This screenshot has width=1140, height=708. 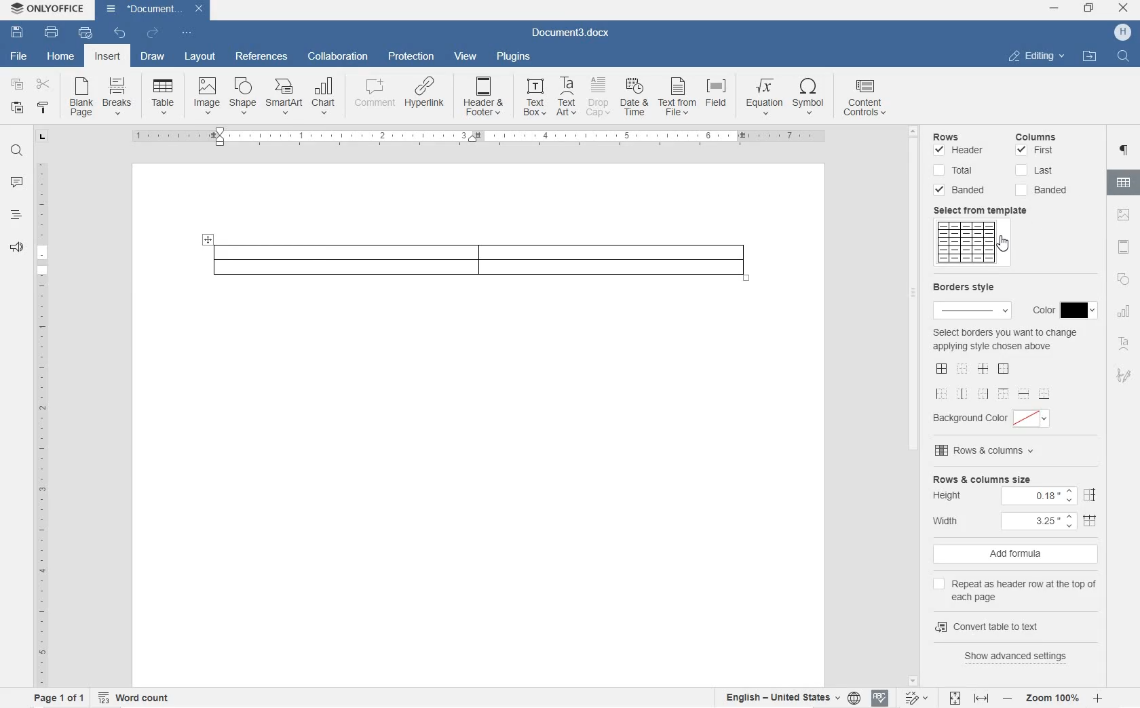 I want to click on SPELL CHECKING, so click(x=879, y=699).